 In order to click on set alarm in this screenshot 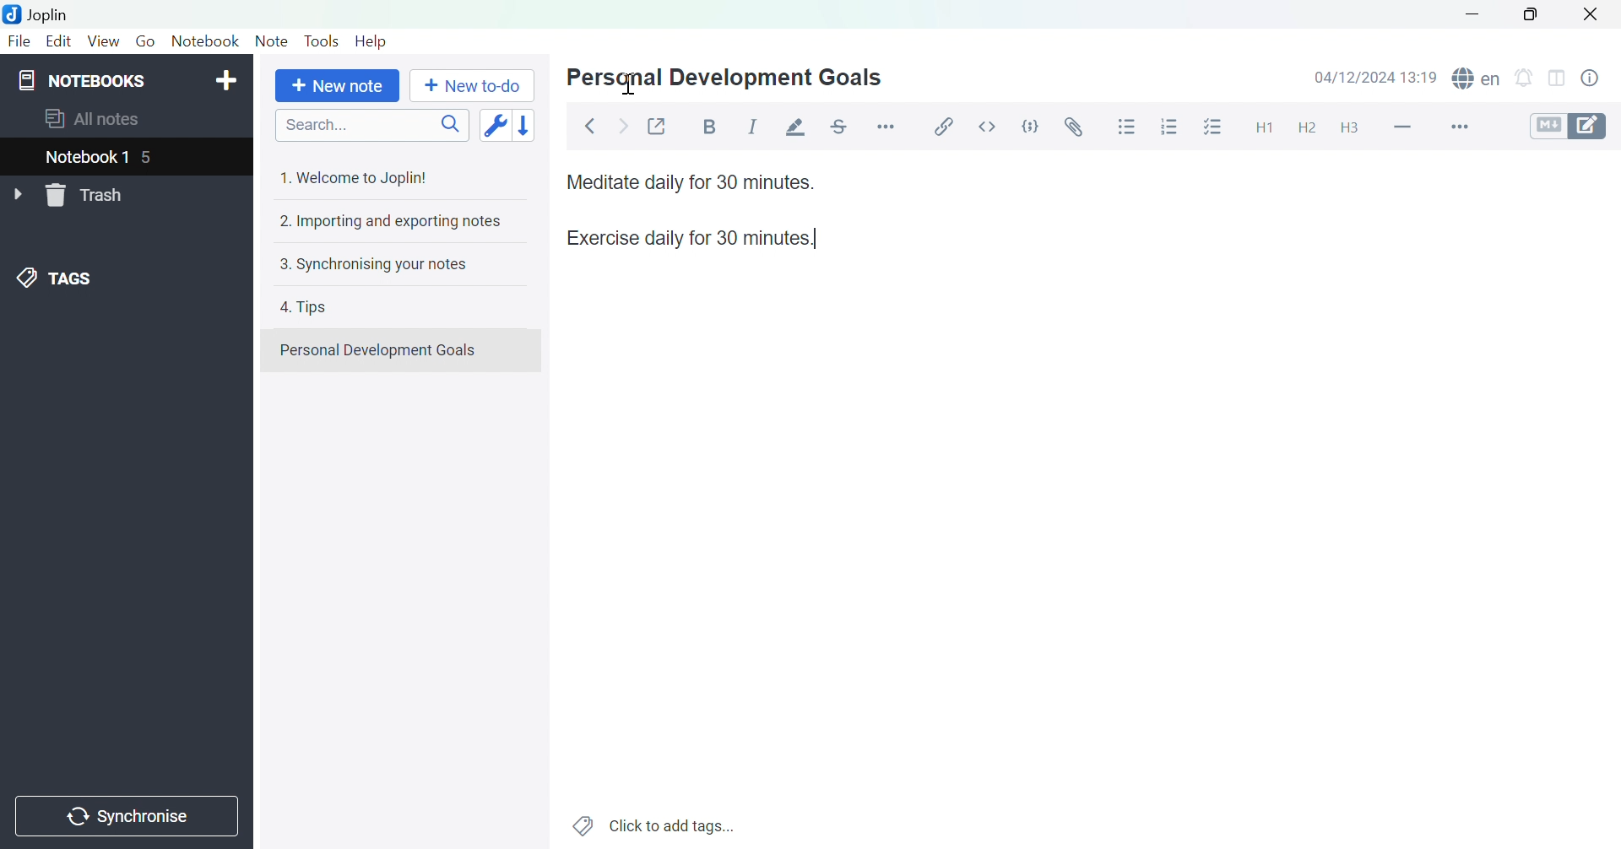, I will do `click(1528, 81)`.